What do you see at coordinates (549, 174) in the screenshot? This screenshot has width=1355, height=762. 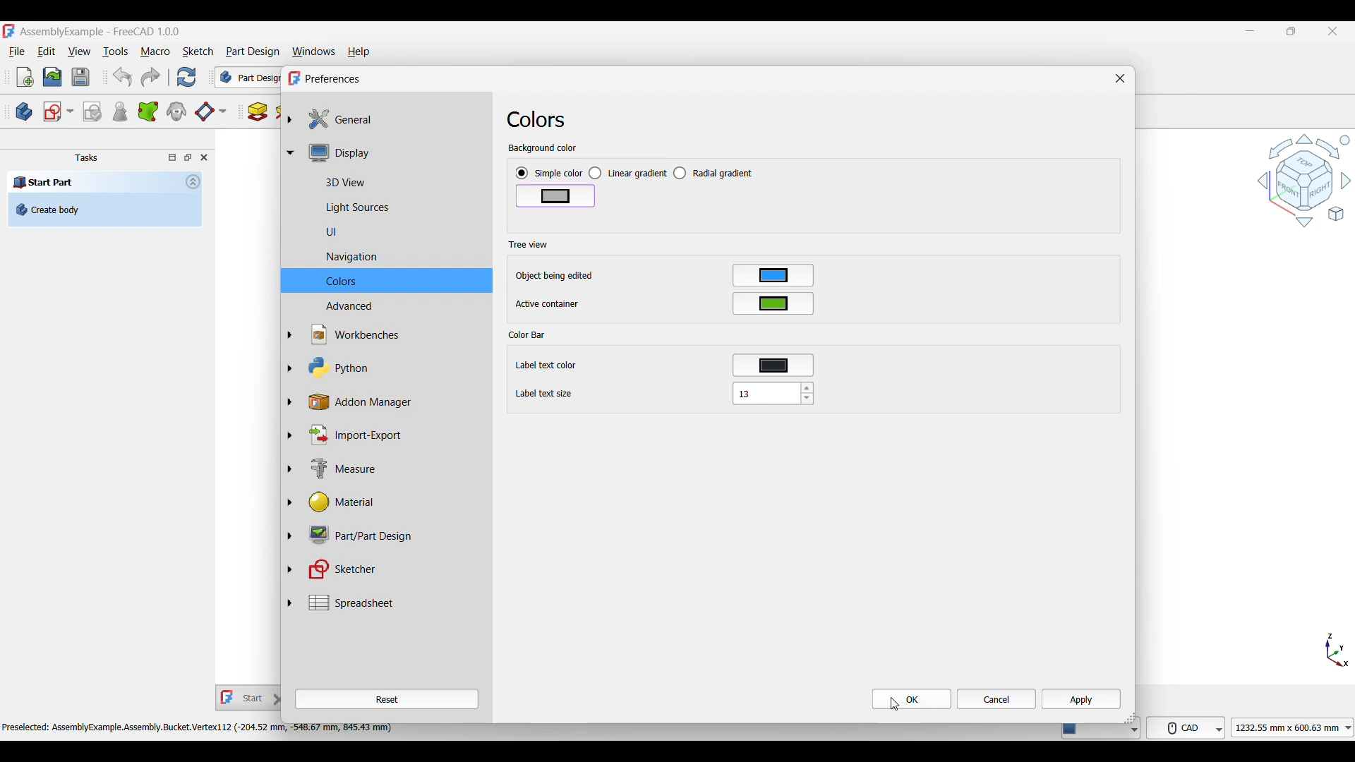 I see `Simple color gradient` at bounding box center [549, 174].